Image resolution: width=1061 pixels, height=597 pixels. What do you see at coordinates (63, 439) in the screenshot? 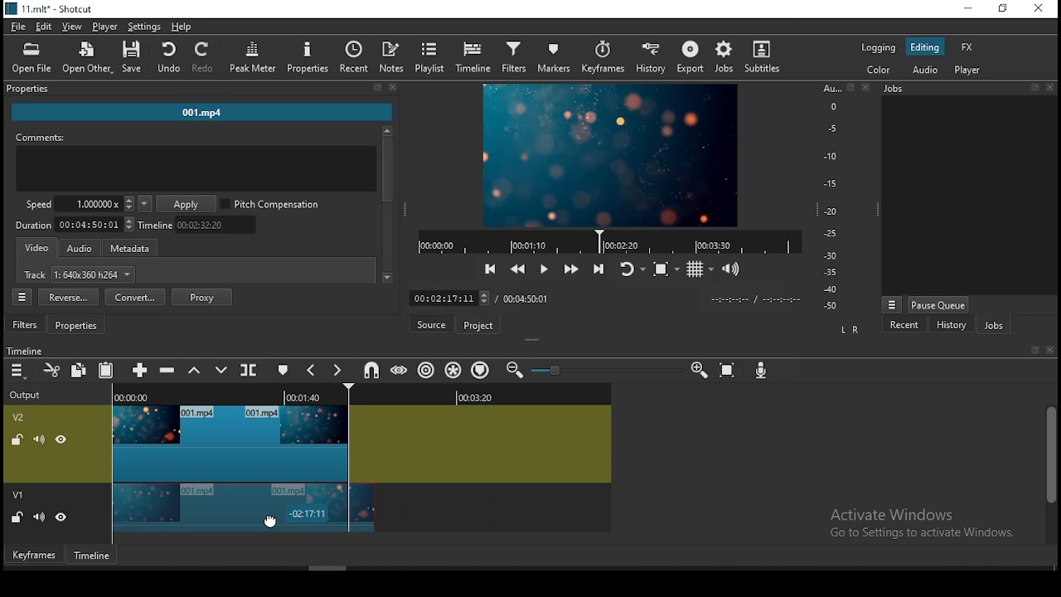
I see `(UN)HIDE` at bounding box center [63, 439].